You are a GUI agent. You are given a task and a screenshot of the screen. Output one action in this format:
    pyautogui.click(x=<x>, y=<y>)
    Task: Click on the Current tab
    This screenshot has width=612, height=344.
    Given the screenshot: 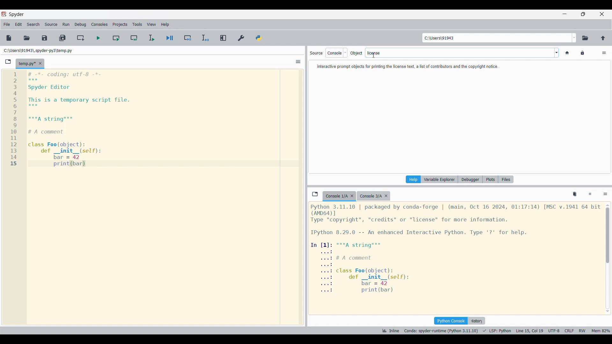 What is the action you would take?
    pyautogui.click(x=26, y=64)
    